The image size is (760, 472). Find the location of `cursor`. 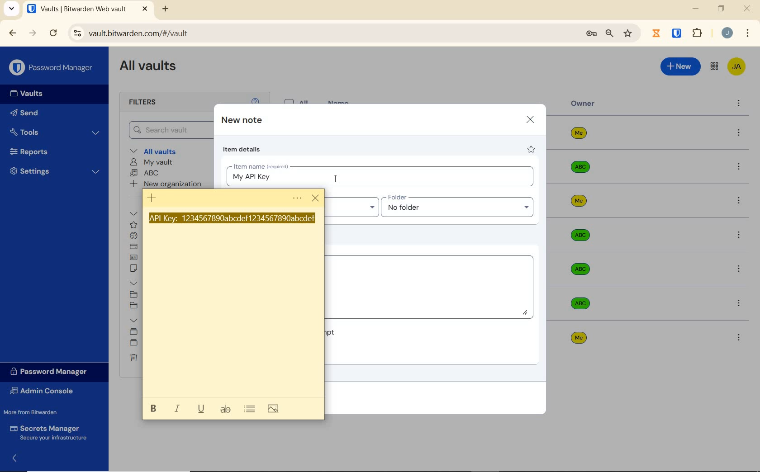

cursor is located at coordinates (336, 179).